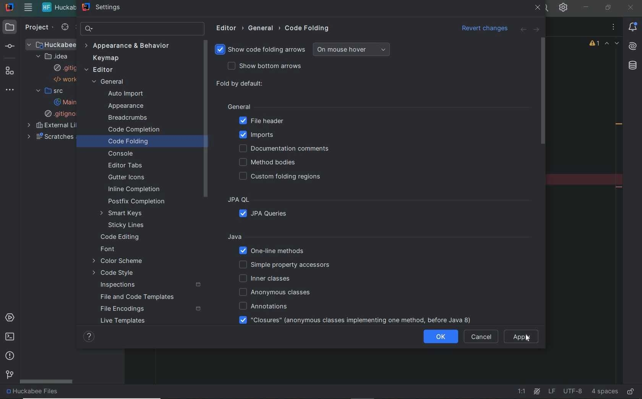 The width and height of the screenshot is (642, 399). What do you see at coordinates (129, 118) in the screenshot?
I see `breadcrumbs` at bounding box center [129, 118].